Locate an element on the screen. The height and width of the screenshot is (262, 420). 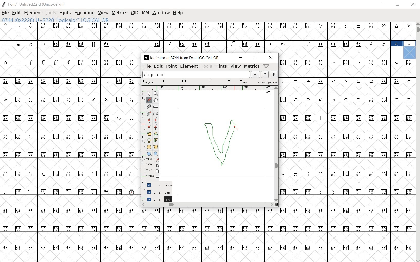
cut splines in two is located at coordinates (148, 107).